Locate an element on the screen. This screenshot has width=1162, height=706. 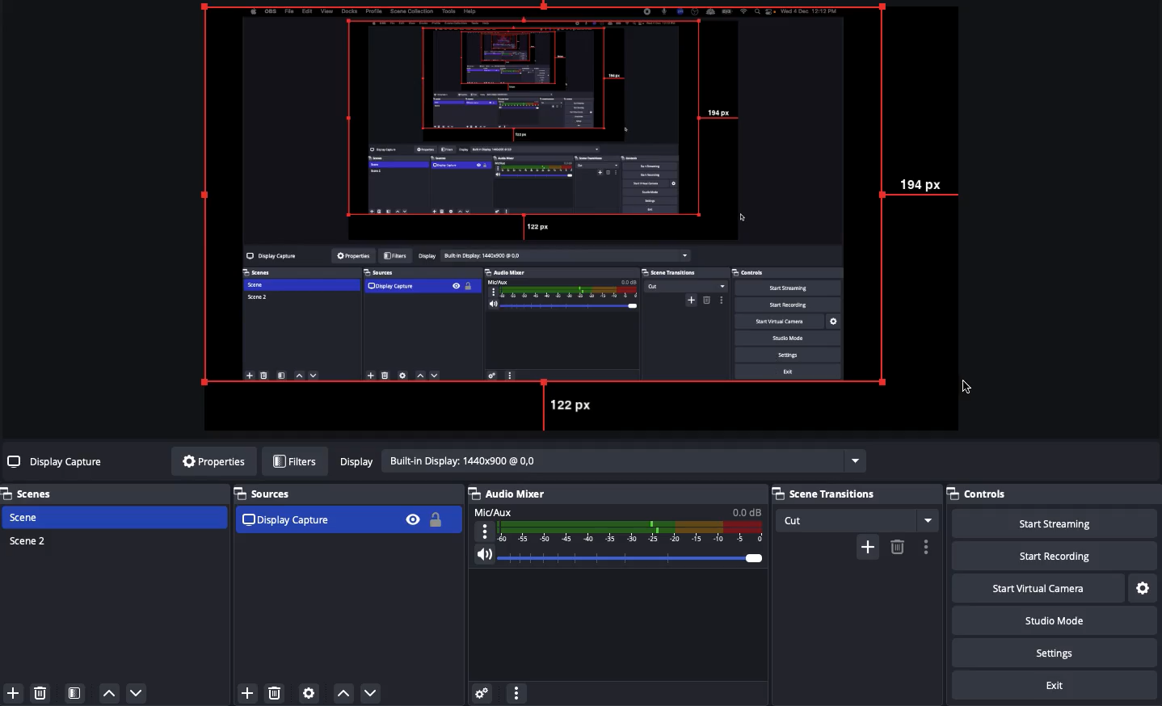
Delete is located at coordinates (276, 690).